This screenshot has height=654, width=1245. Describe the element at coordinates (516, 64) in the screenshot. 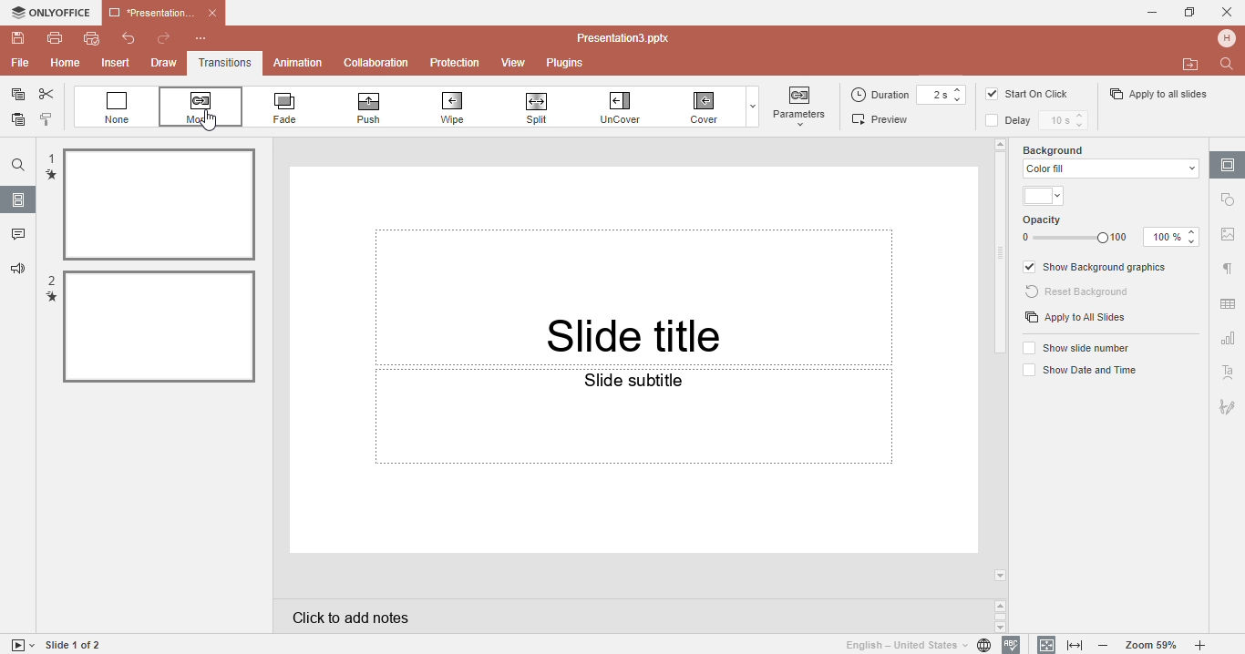

I see `View` at that location.